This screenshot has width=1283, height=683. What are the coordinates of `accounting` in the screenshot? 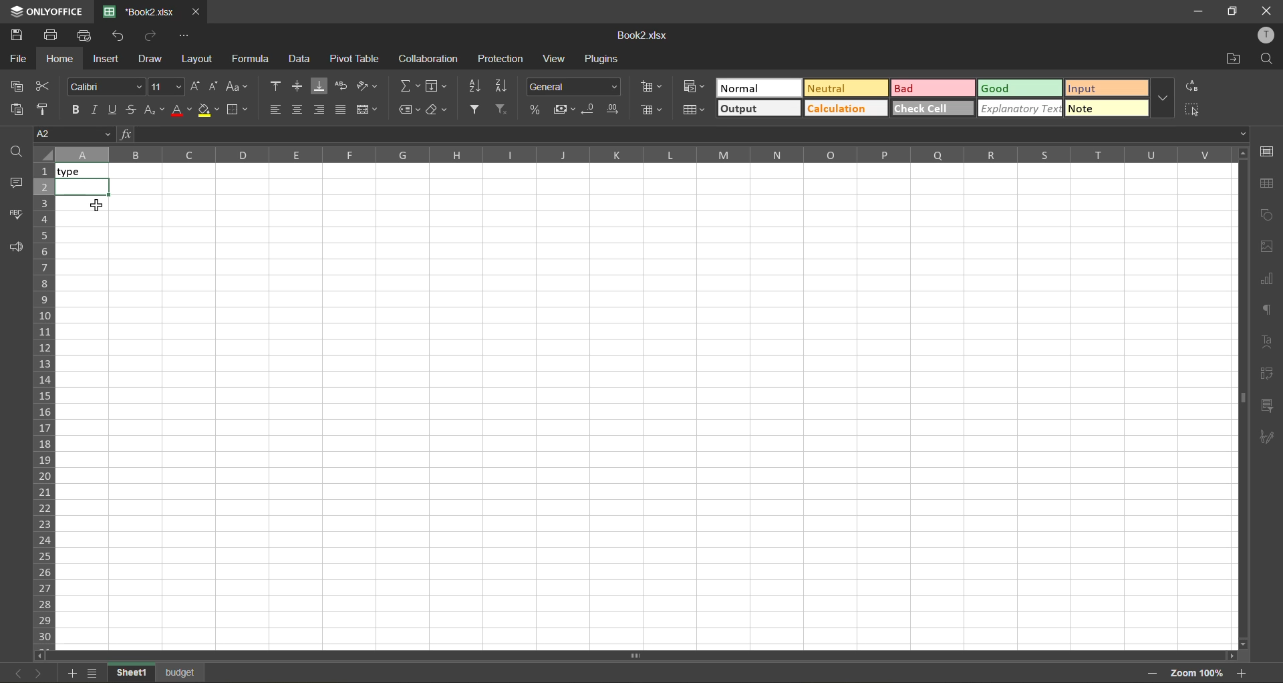 It's located at (565, 108).